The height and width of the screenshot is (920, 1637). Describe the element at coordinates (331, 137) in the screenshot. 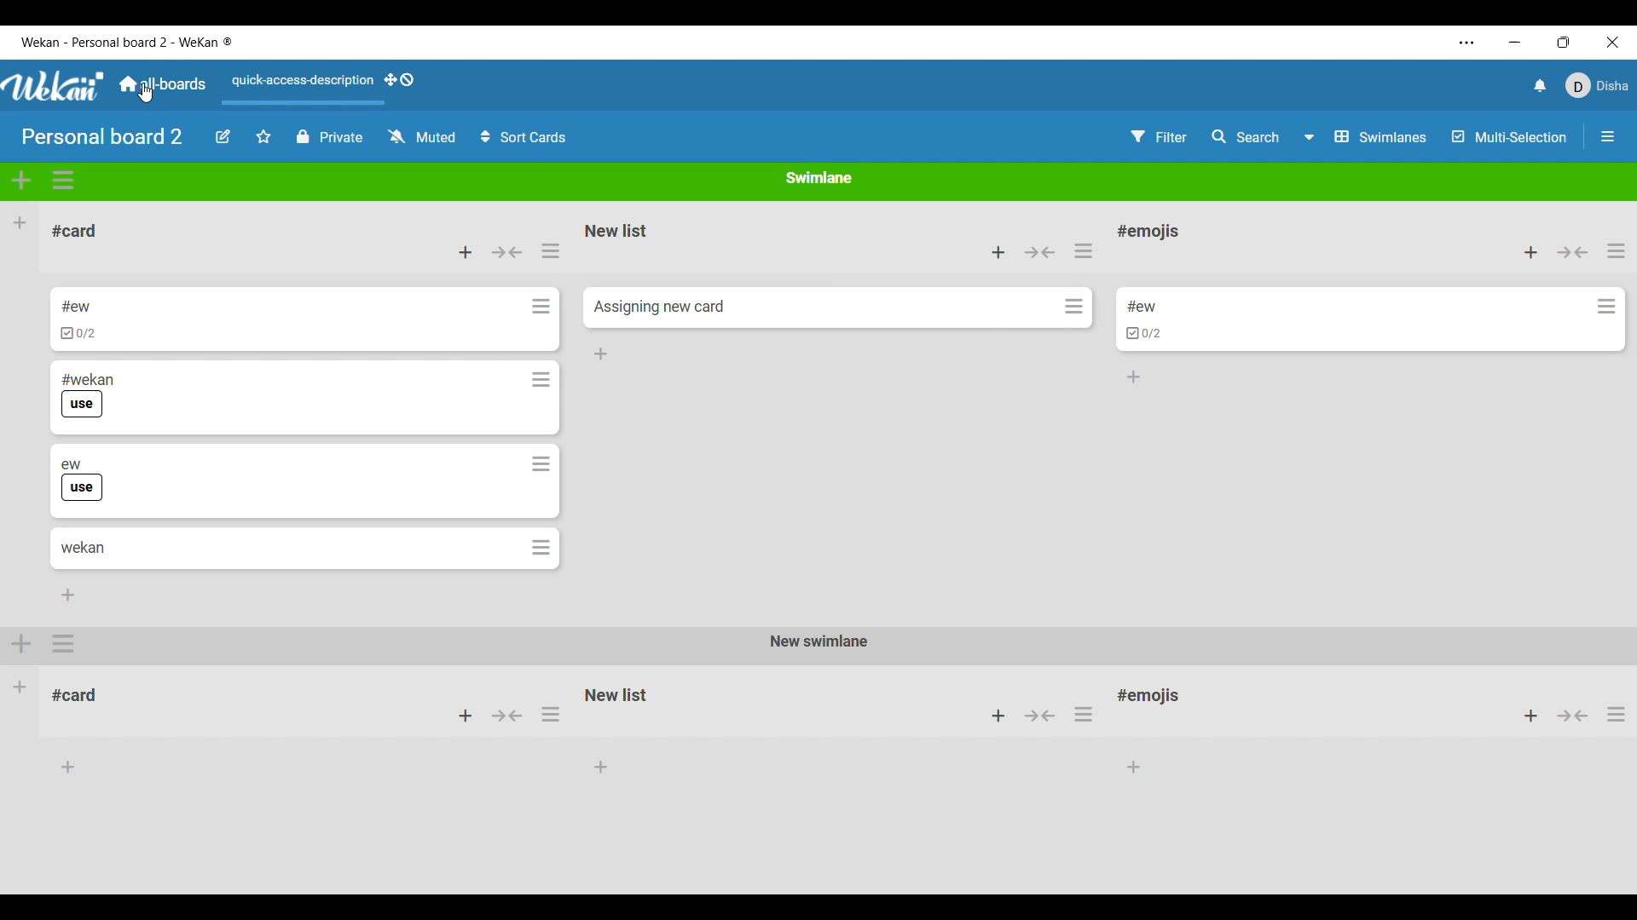

I see `Current privacy status` at that location.